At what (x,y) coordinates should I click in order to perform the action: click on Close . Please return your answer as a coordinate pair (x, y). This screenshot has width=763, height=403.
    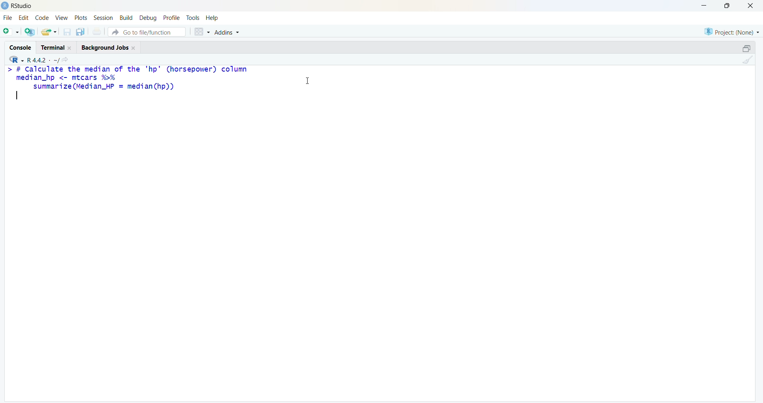
    Looking at the image, I should click on (134, 48).